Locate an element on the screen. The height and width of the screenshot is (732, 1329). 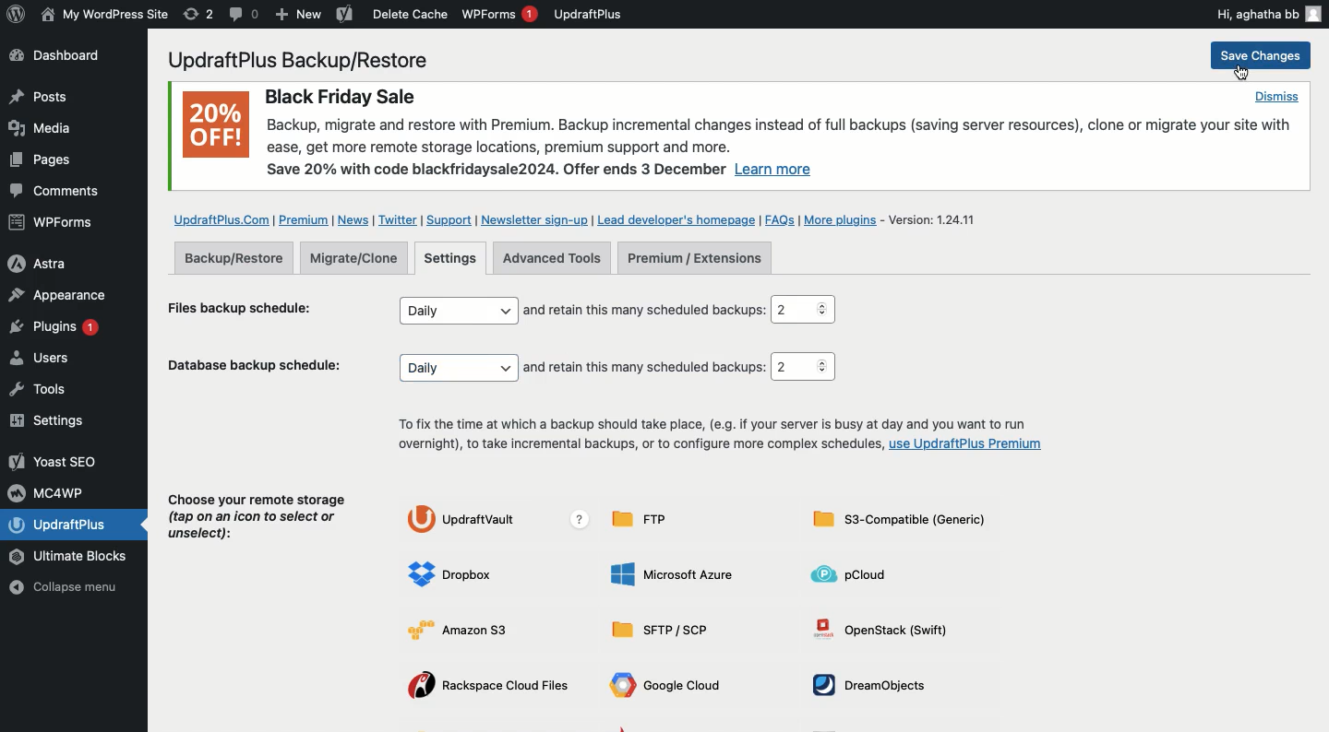
Revision is located at coordinates (198, 14).